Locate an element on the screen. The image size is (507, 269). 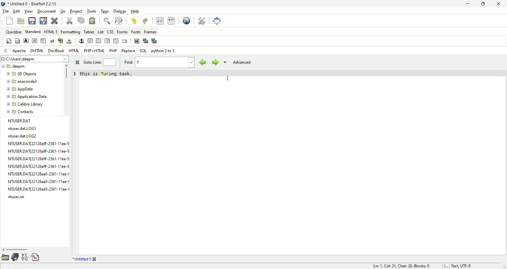
bookmark is located at coordinates (15, 257).